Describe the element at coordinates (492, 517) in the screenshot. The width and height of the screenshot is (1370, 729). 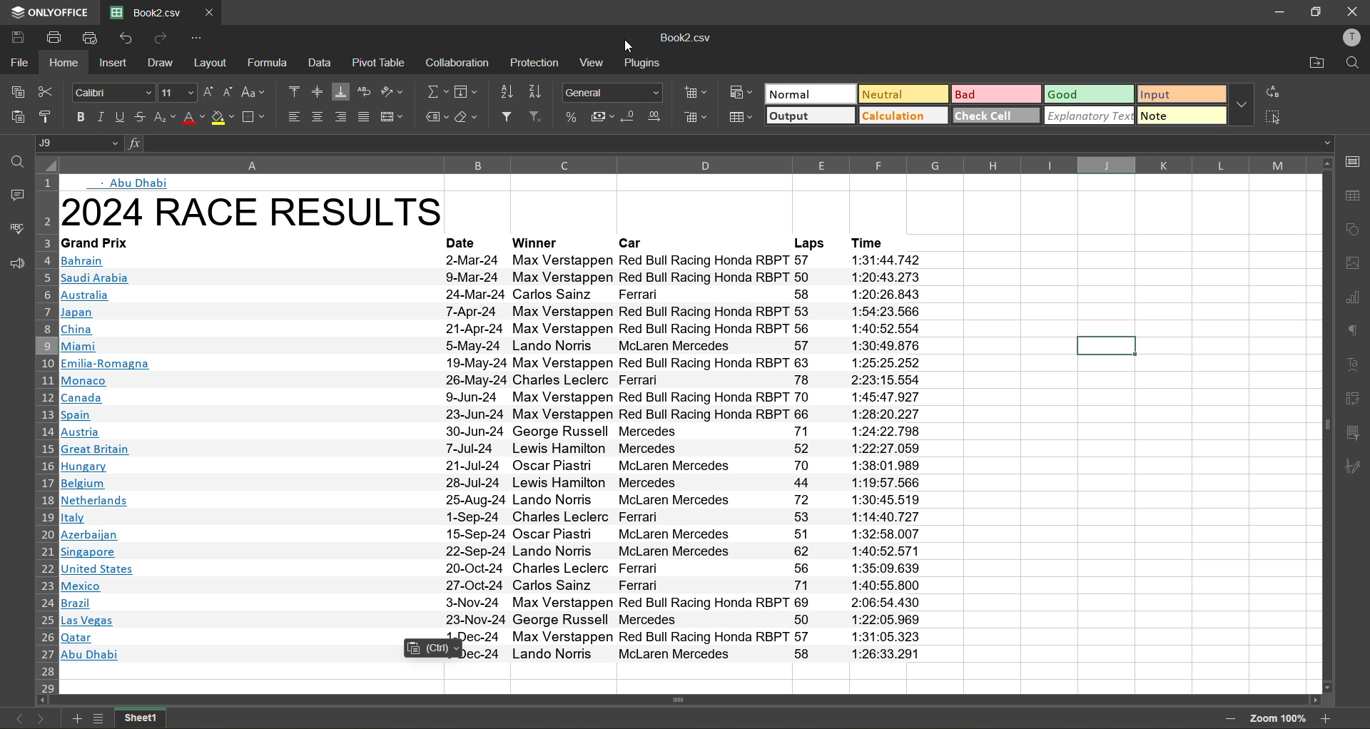
I see `text info` at that location.